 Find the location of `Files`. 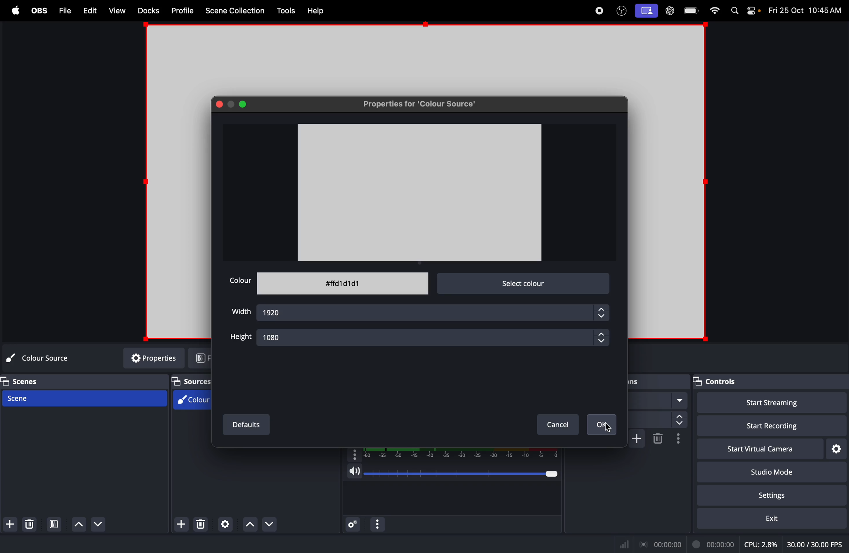

Files is located at coordinates (64, 10).